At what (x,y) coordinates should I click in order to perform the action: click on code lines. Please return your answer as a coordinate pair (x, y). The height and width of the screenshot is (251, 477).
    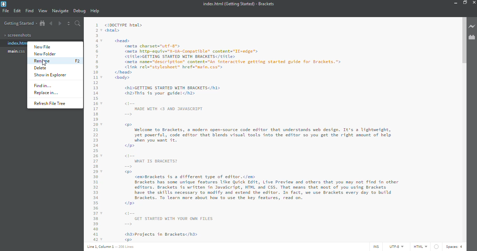
    Looking at the image, I should click on (94, 130).